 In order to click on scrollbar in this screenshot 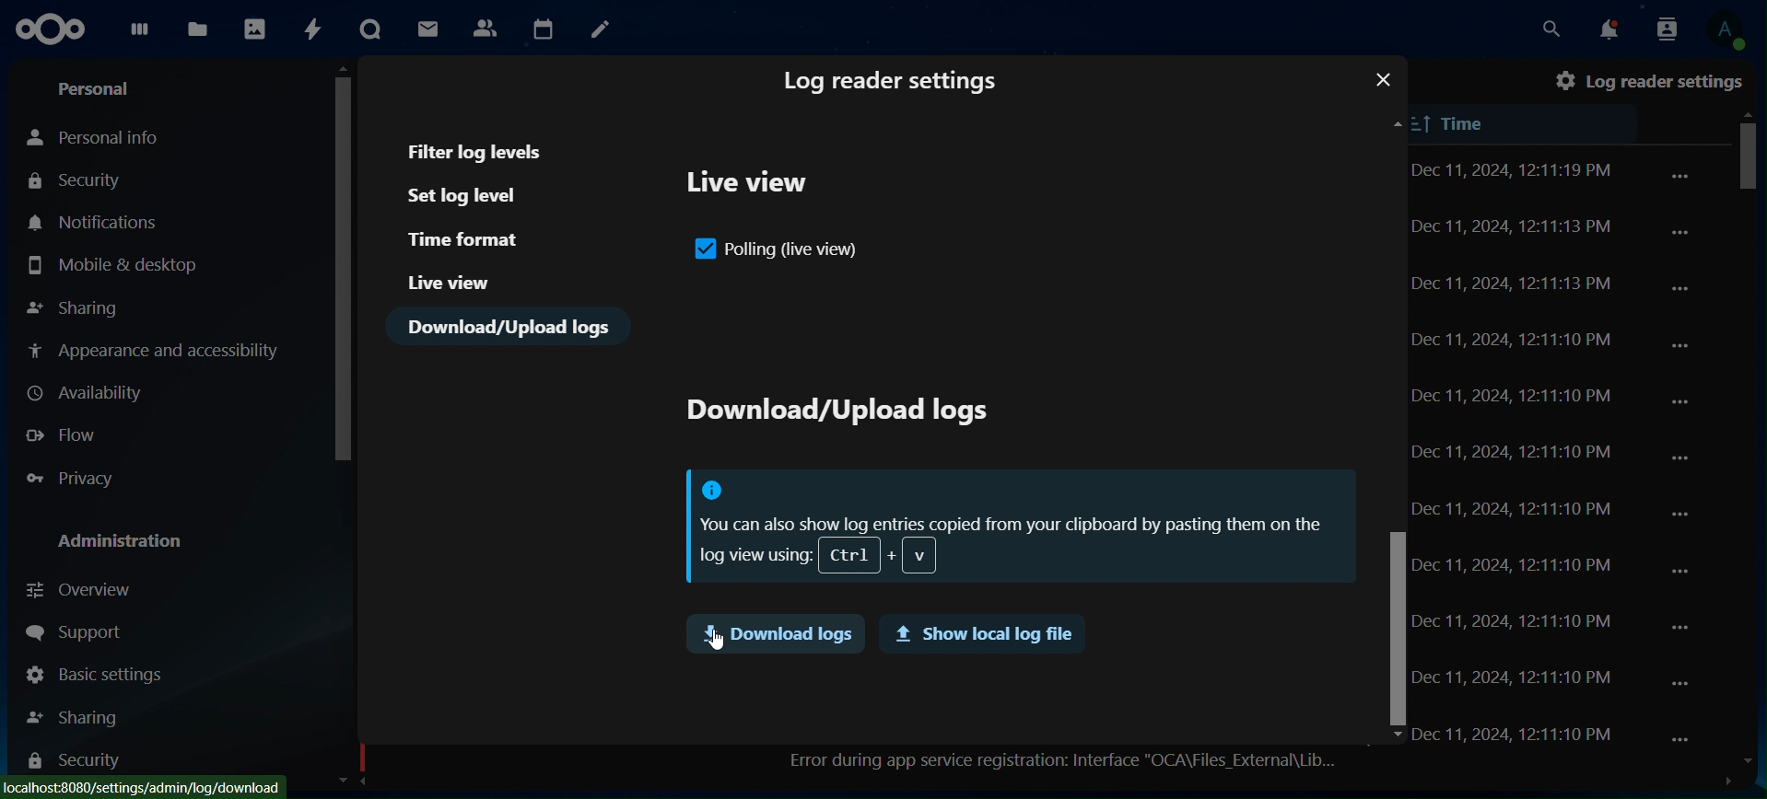, I will do `click(1393, 626)`.